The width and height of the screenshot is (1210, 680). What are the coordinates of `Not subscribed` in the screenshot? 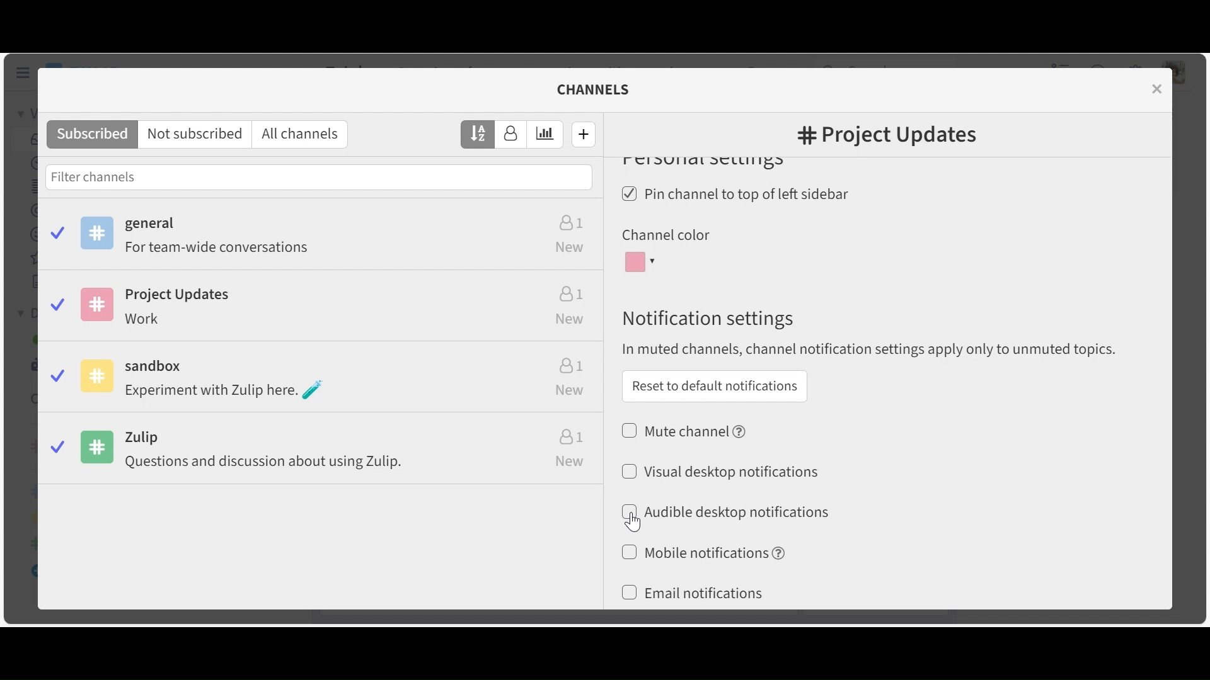 It's located at (197, 135).